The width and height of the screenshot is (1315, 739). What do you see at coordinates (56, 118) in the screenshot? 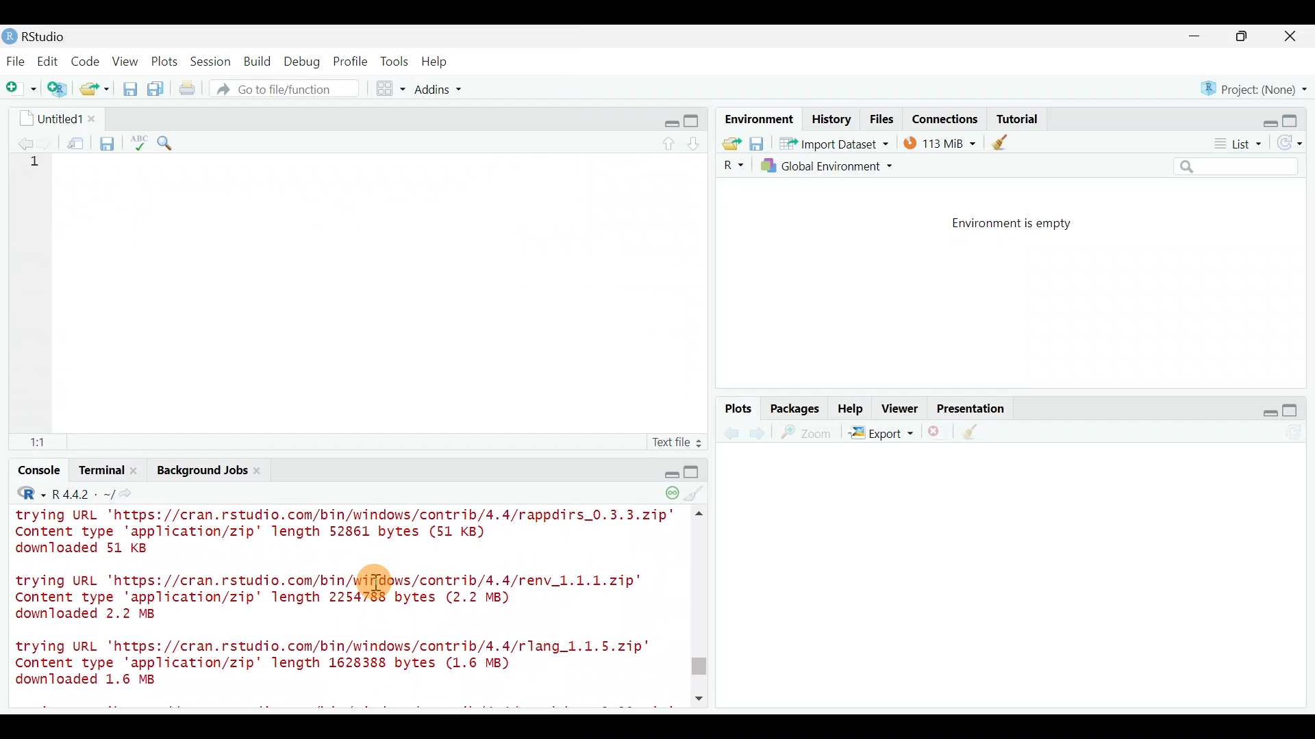
I see `Untitled1` at bounding box center [56, 118].